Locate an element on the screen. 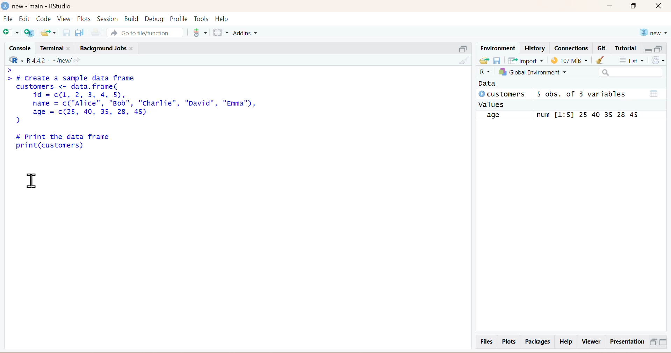 Image resolution: width=671 pixels, height=353 pixels. Connections is located at coordinates (571, 48).